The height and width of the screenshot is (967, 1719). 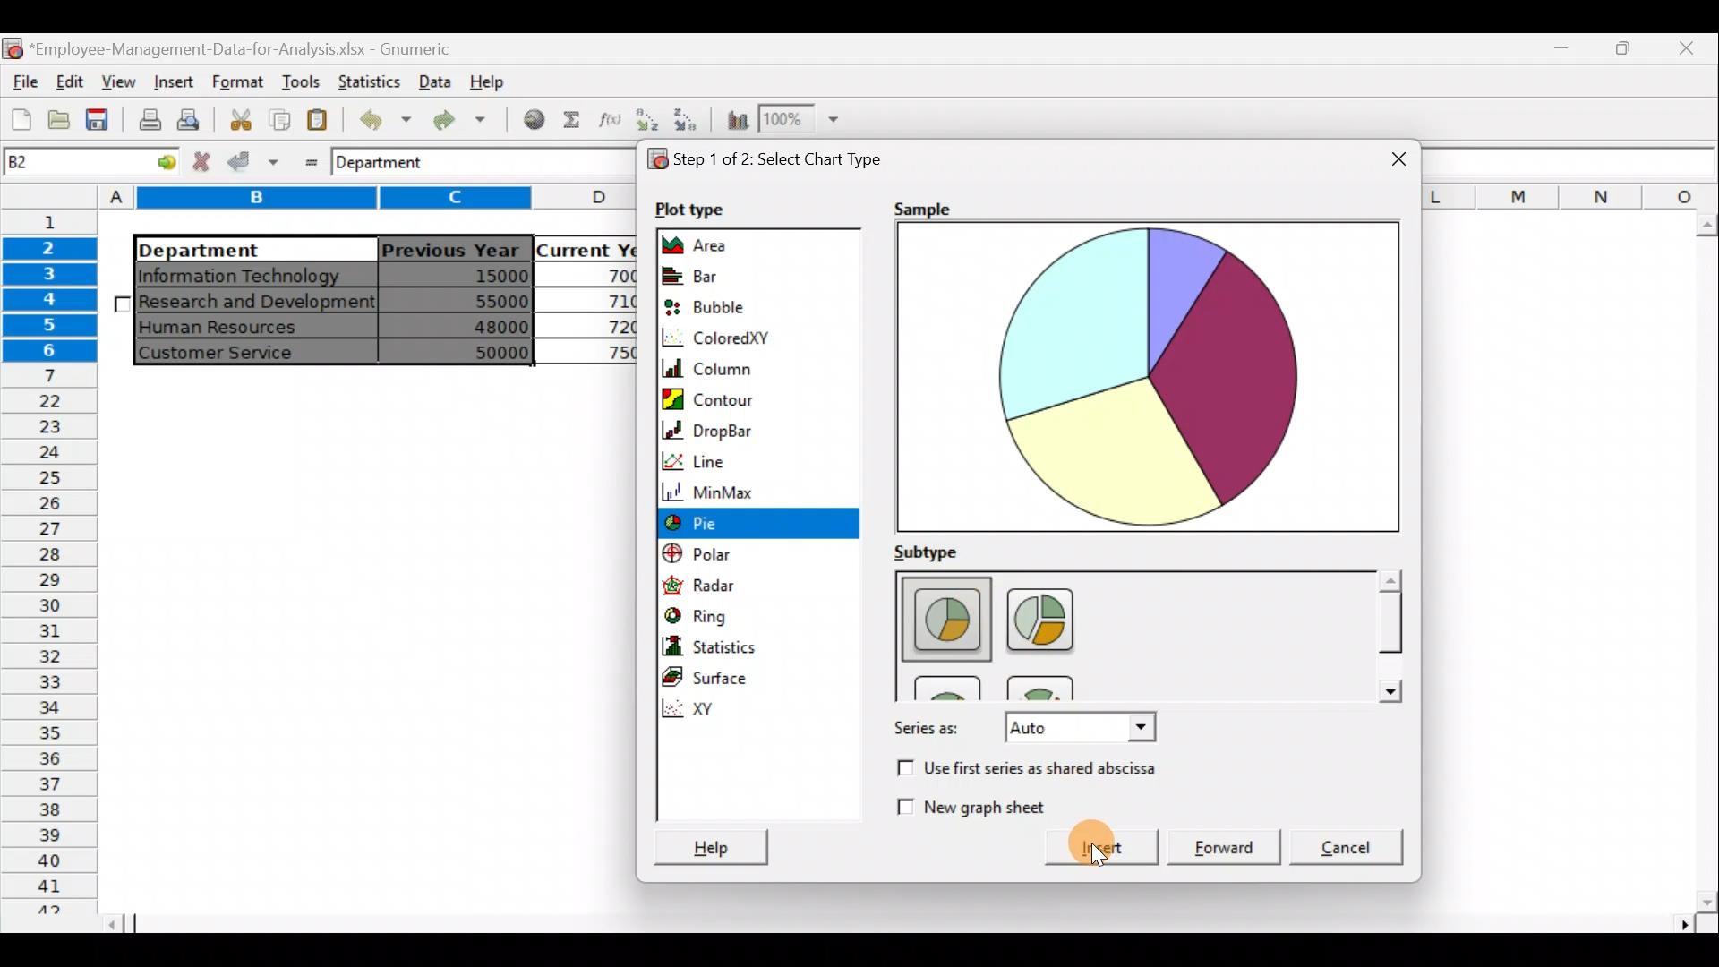 I want to click on File, so click(x=22, y=77).